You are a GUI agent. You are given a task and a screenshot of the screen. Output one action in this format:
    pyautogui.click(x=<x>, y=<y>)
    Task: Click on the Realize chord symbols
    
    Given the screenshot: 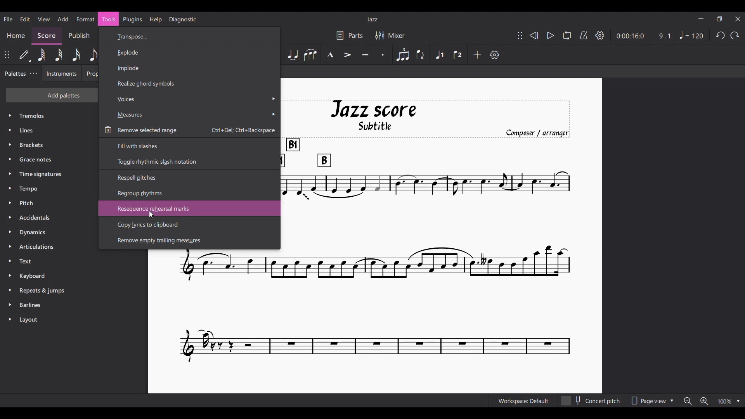 What is the action you would take?
    pyautogui.click(x=190, y=83)
    